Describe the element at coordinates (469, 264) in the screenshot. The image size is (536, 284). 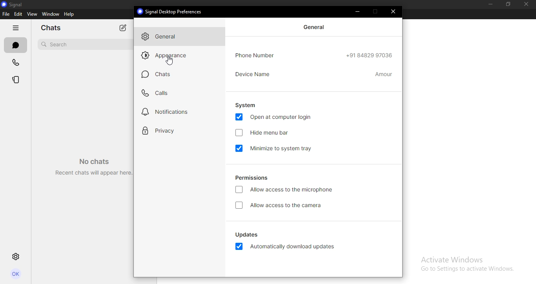
I see `Activate windows` at that location.